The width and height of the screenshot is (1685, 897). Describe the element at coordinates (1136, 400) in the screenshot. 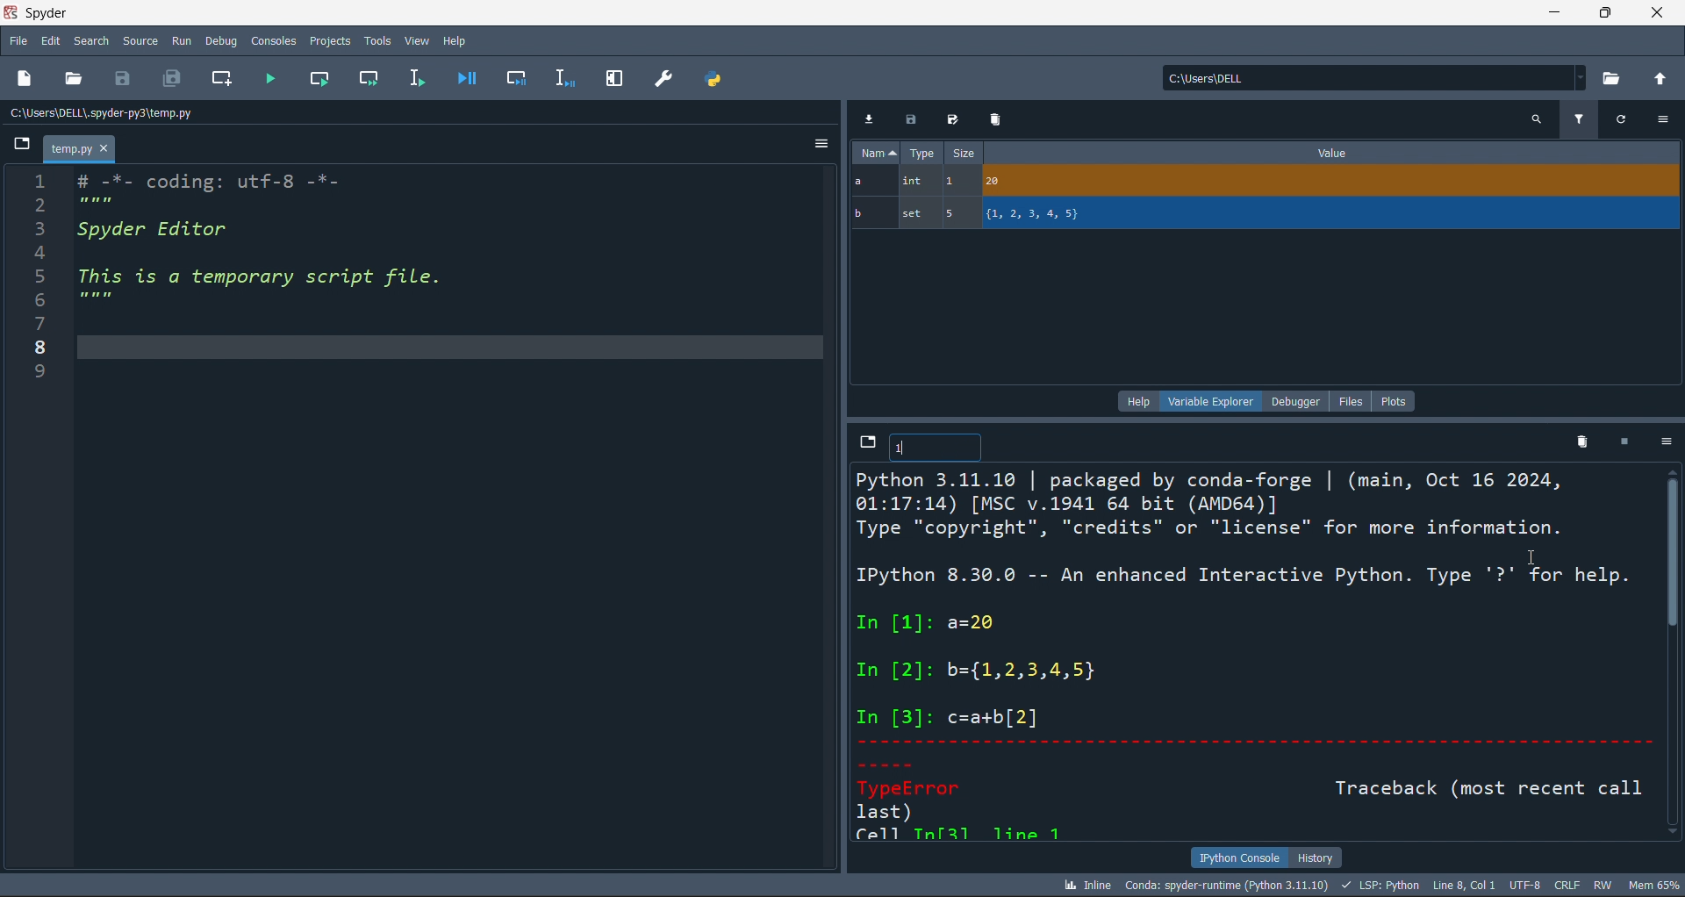

I see `help` at that location.